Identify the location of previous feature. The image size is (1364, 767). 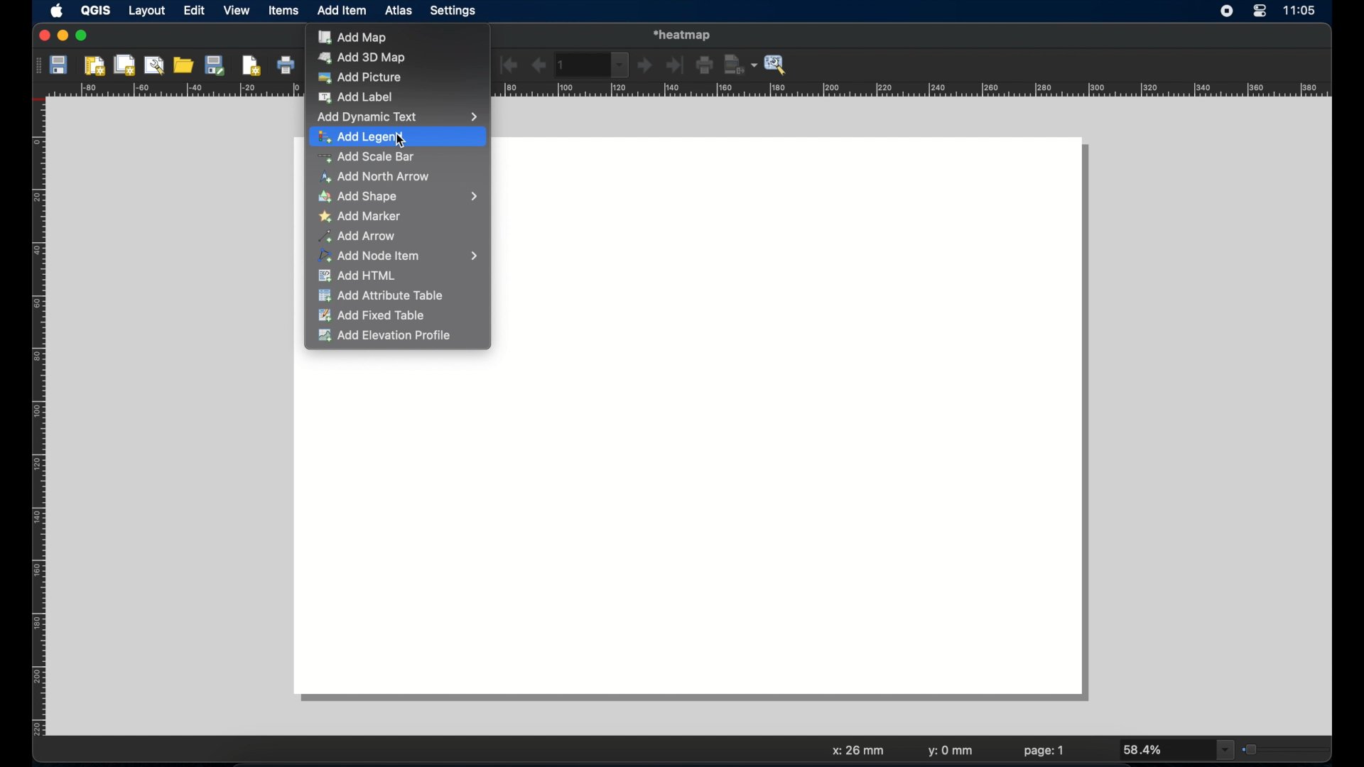
(538, 65).